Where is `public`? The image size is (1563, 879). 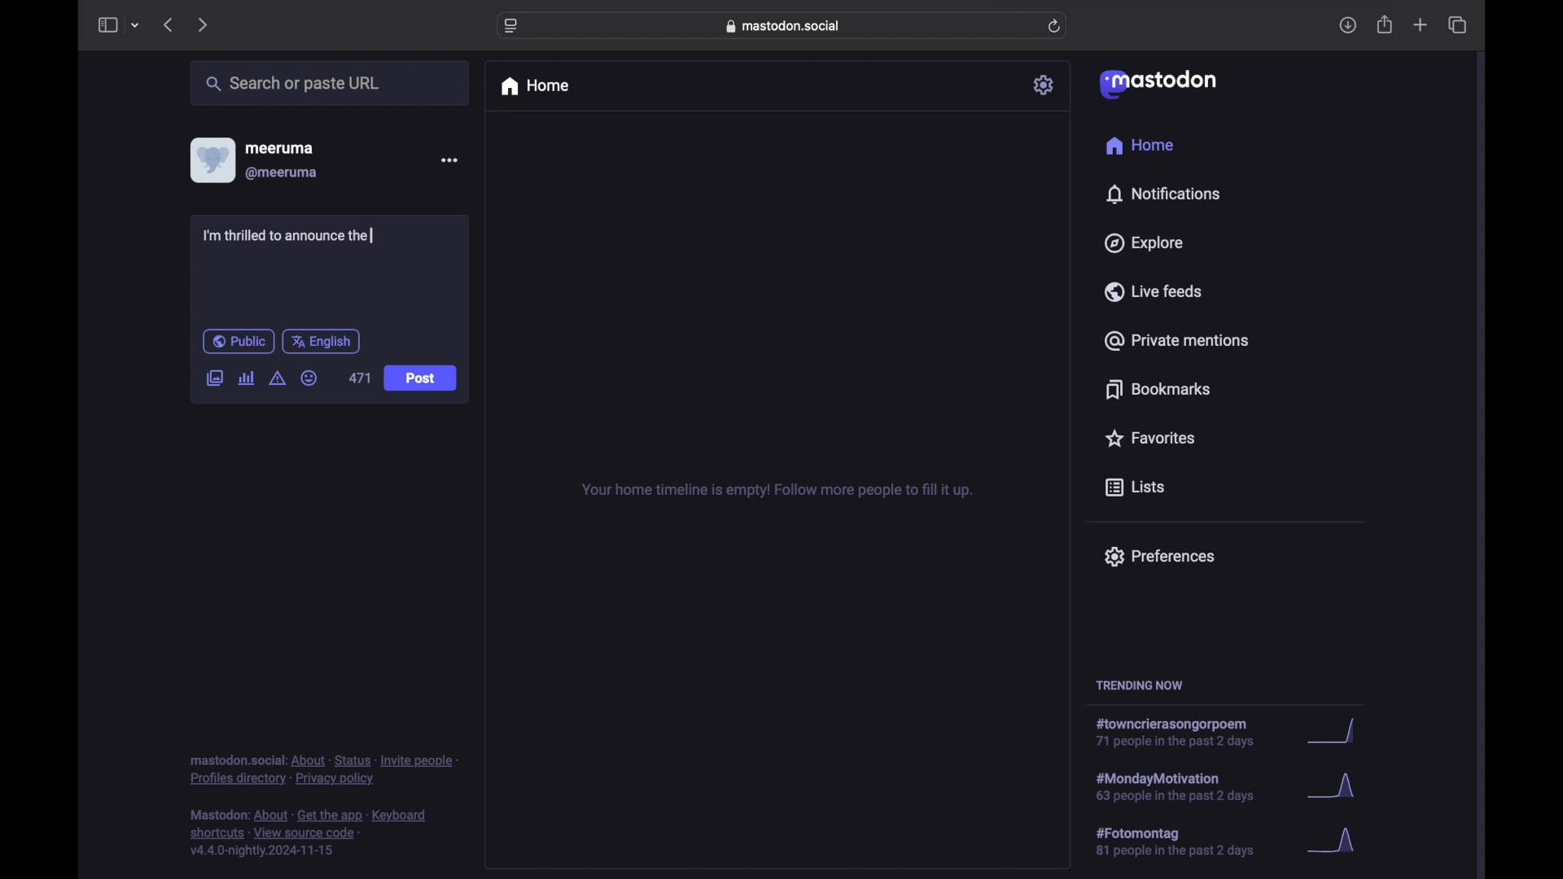
public is located at coordinates (239, 341).